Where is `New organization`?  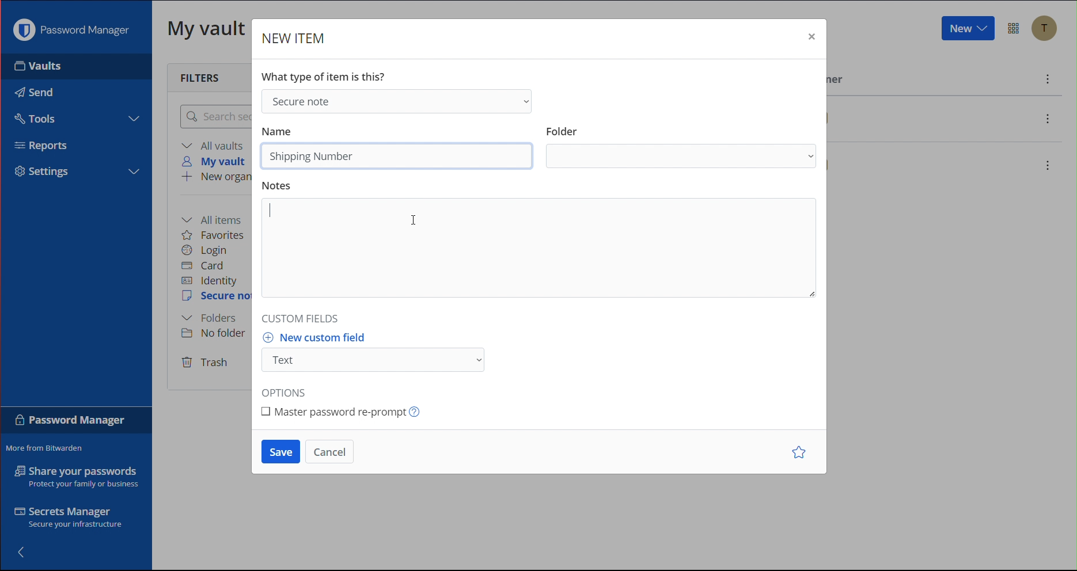
New organization is located at coordinates (214, 178).